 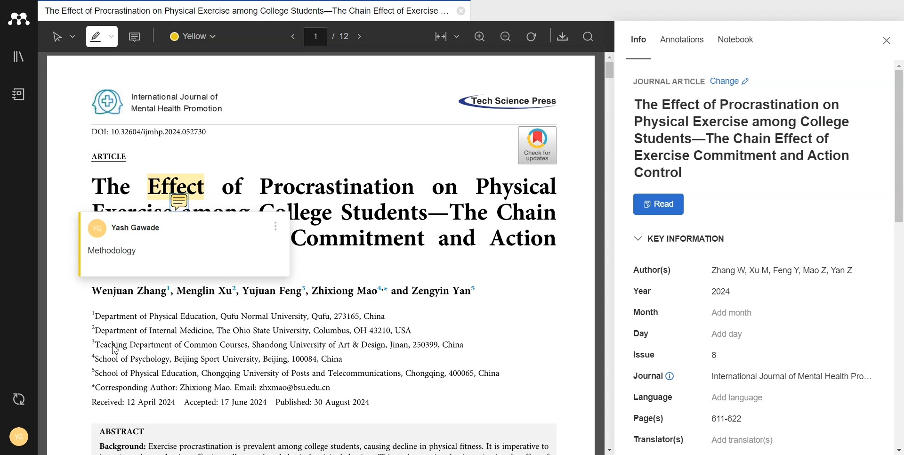 What do you see at coordinates (698, 398) in the screenshot?
I see `Language Add language` at bounding box center [698, 398].